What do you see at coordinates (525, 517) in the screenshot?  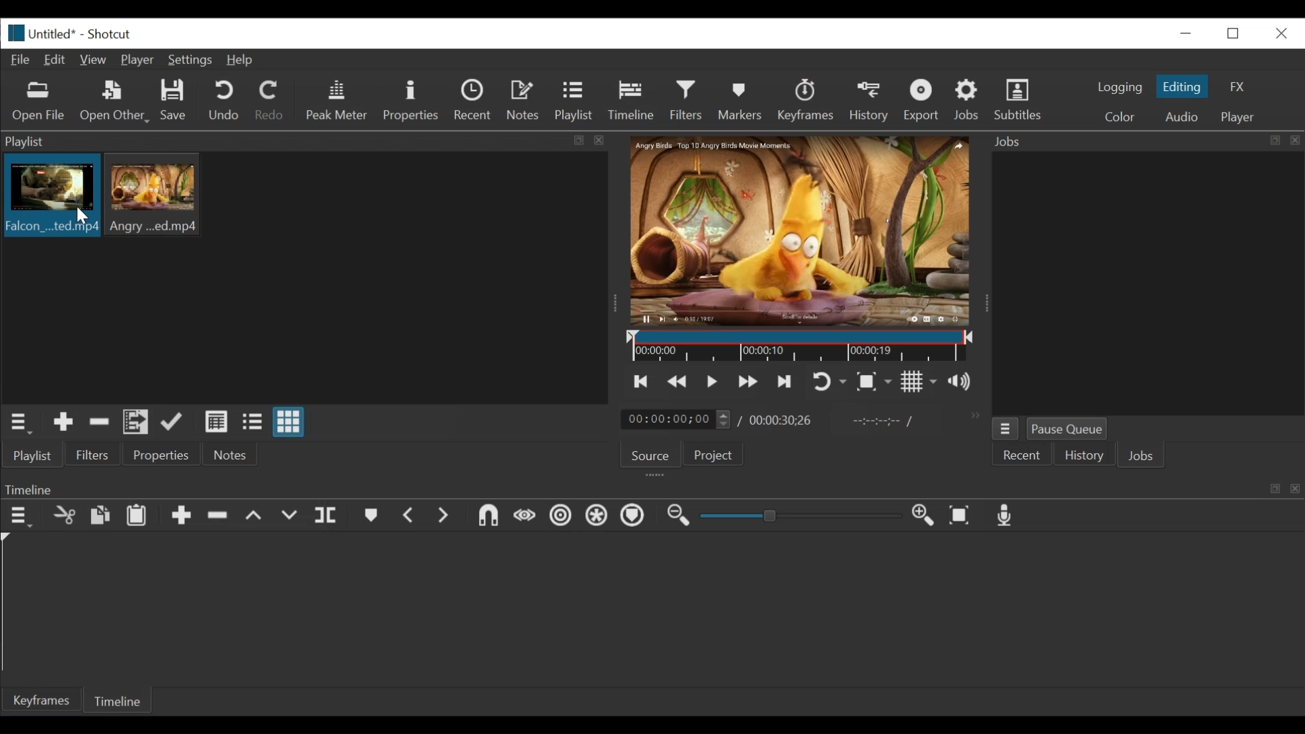 I see `scrub while dragging` at bounding box center [525, 517].